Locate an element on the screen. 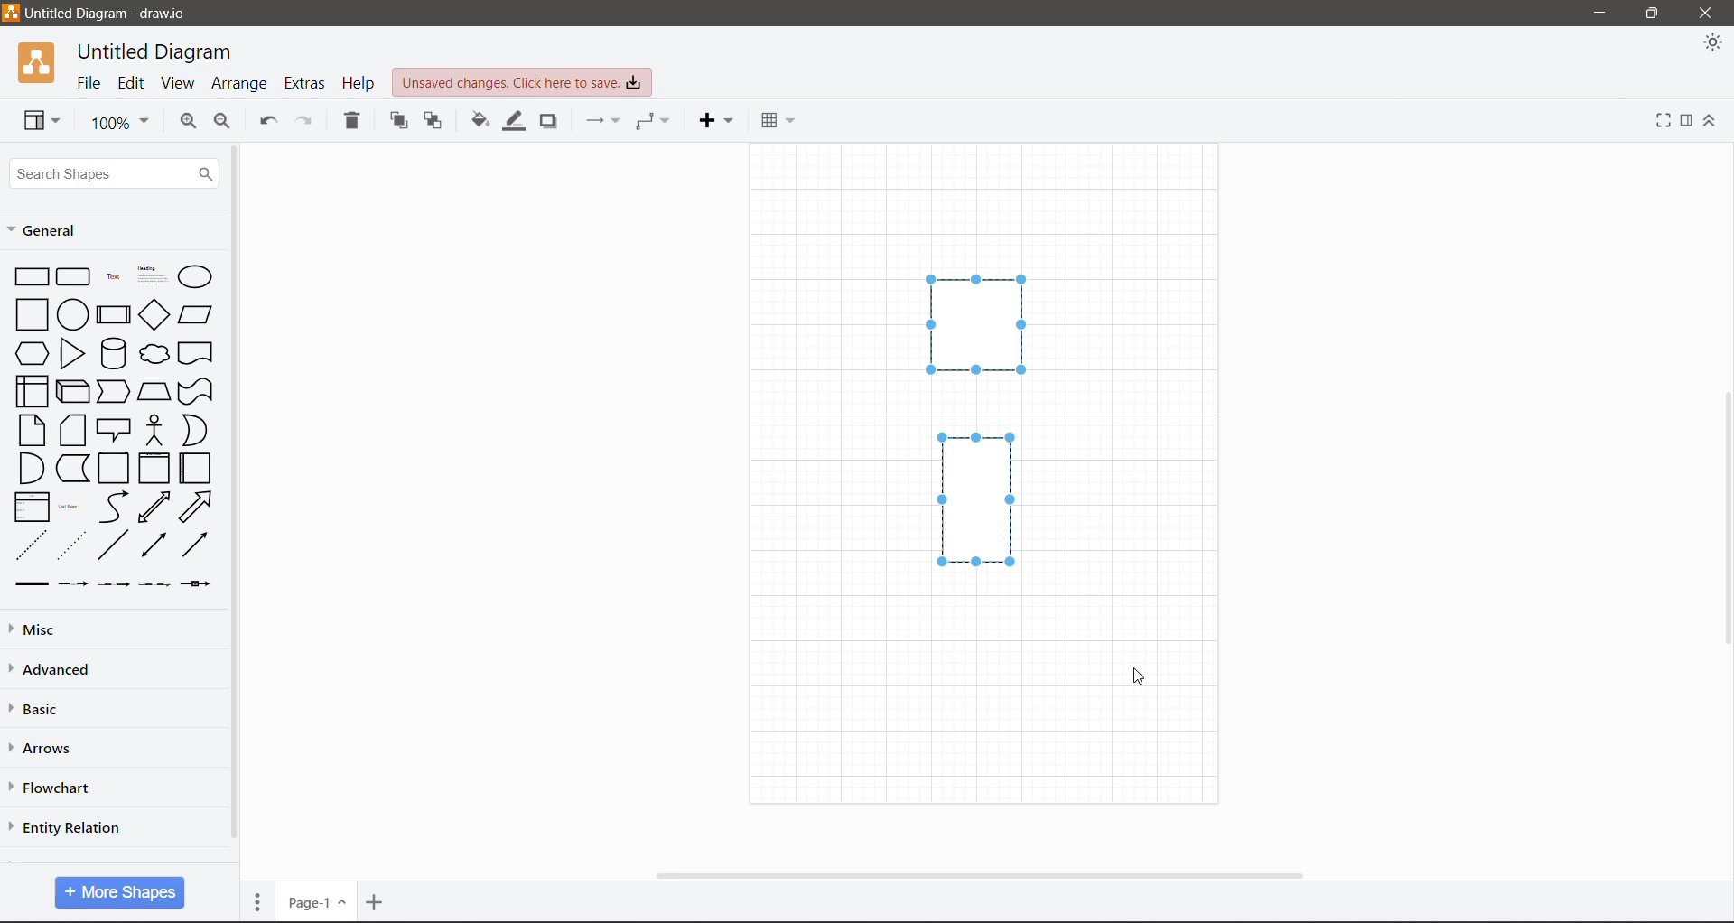 The width and height of the screenshot is (1734, 923). Cursor is located at coordinates (1140, 677).